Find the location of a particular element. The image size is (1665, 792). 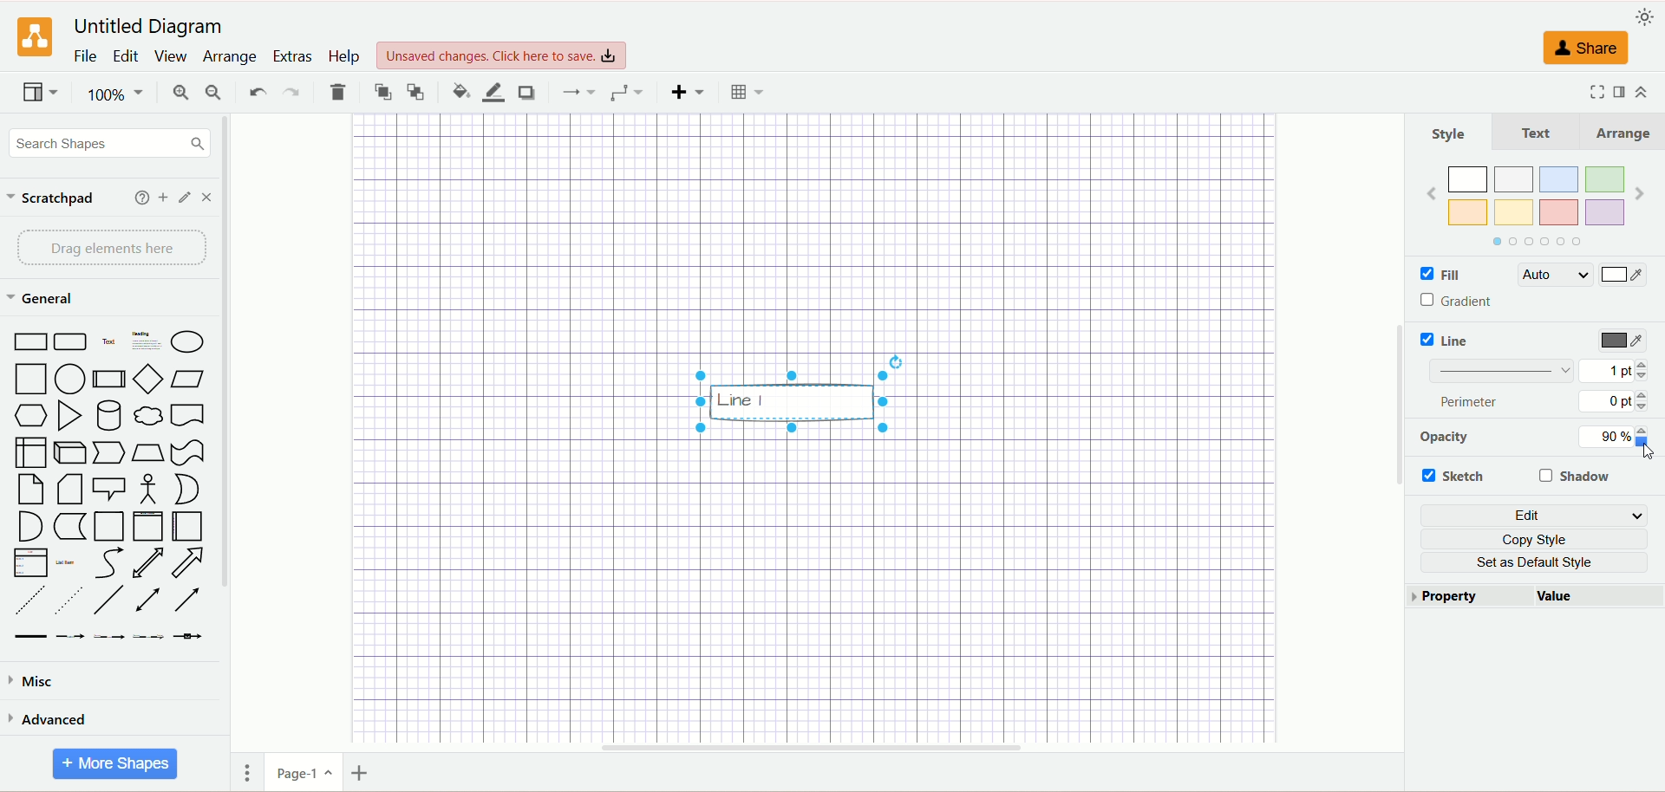

Horizantal Container is located at coordinates (187, 526).